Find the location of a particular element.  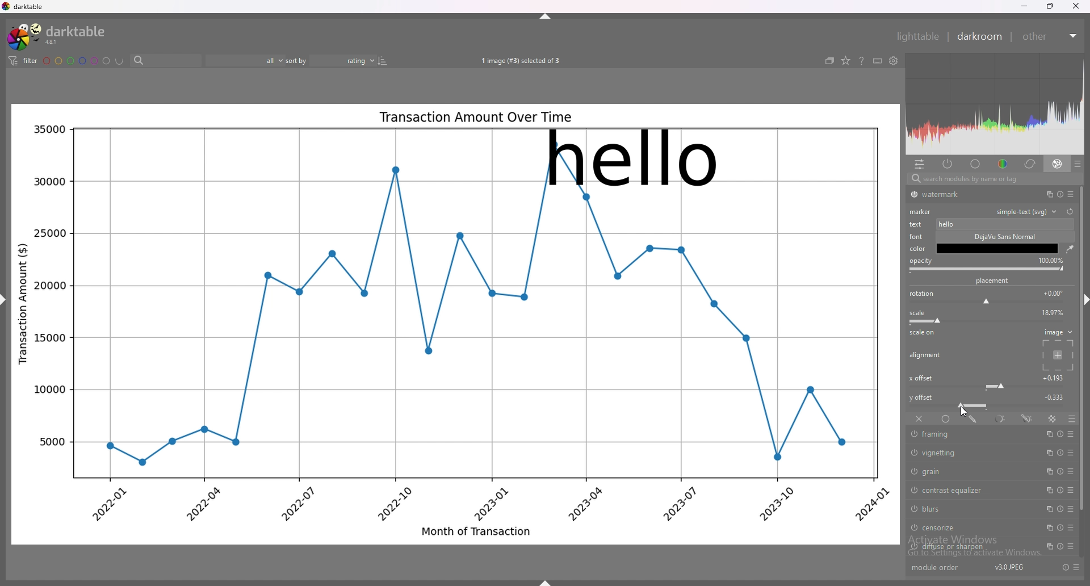

reset is located at coordinates (1070, 212).